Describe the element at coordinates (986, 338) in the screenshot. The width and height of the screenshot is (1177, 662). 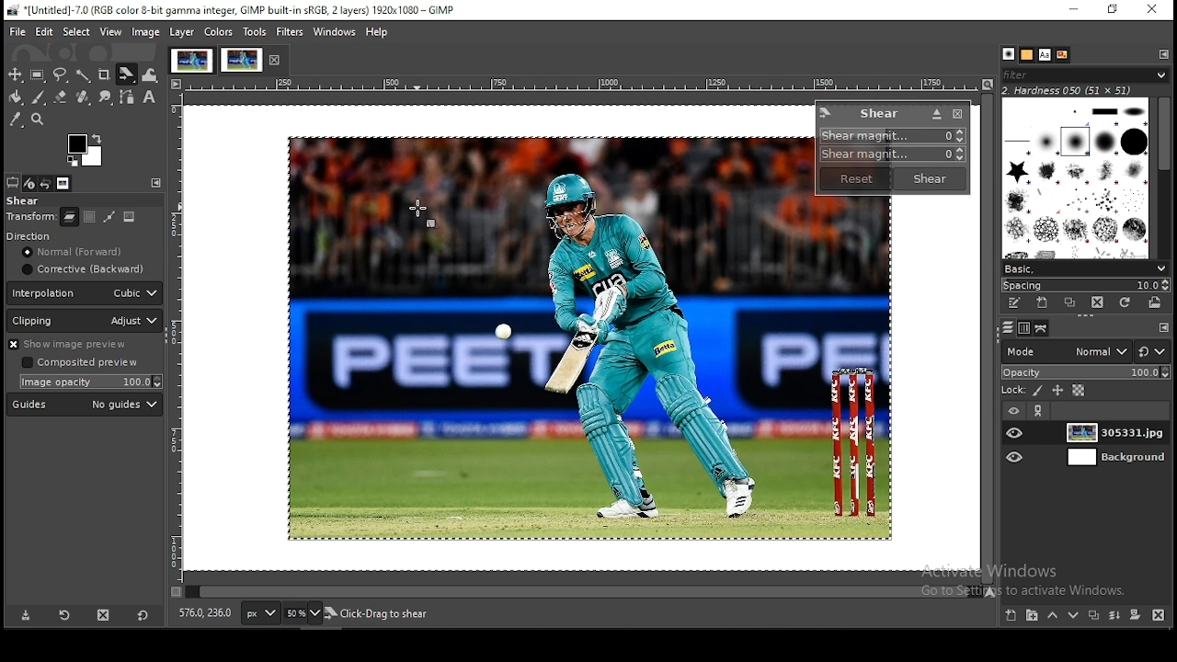
I see `scroll bar` at that location.